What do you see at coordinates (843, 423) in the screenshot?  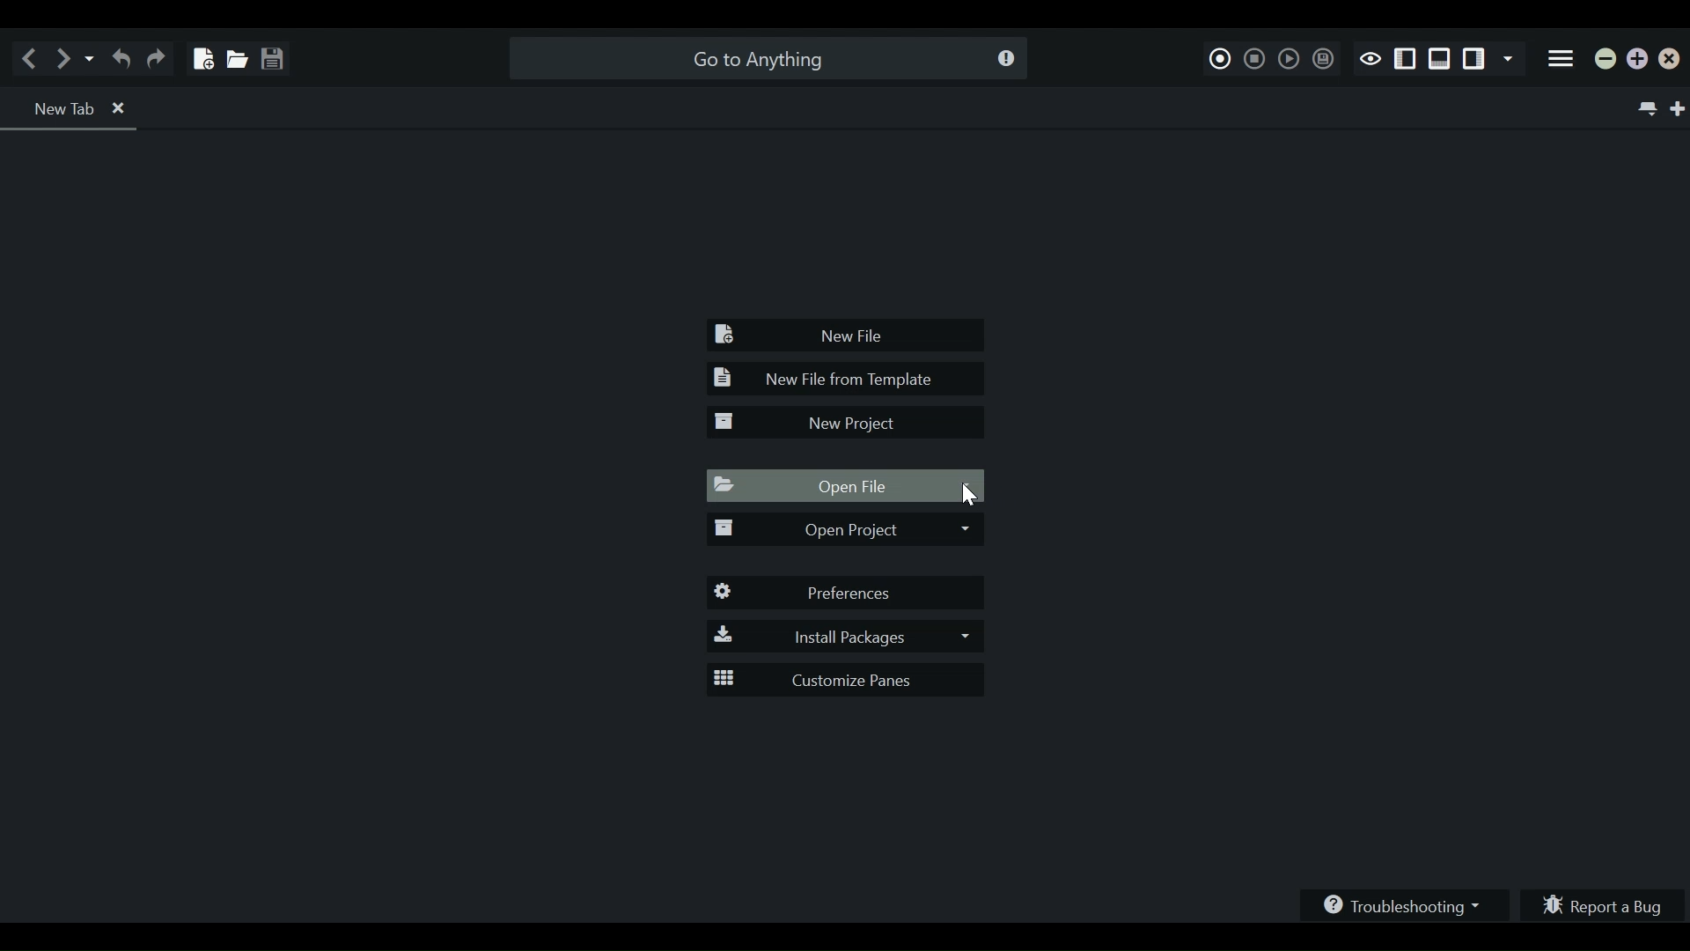 I see `New Project` at bounding box center [843, 423].